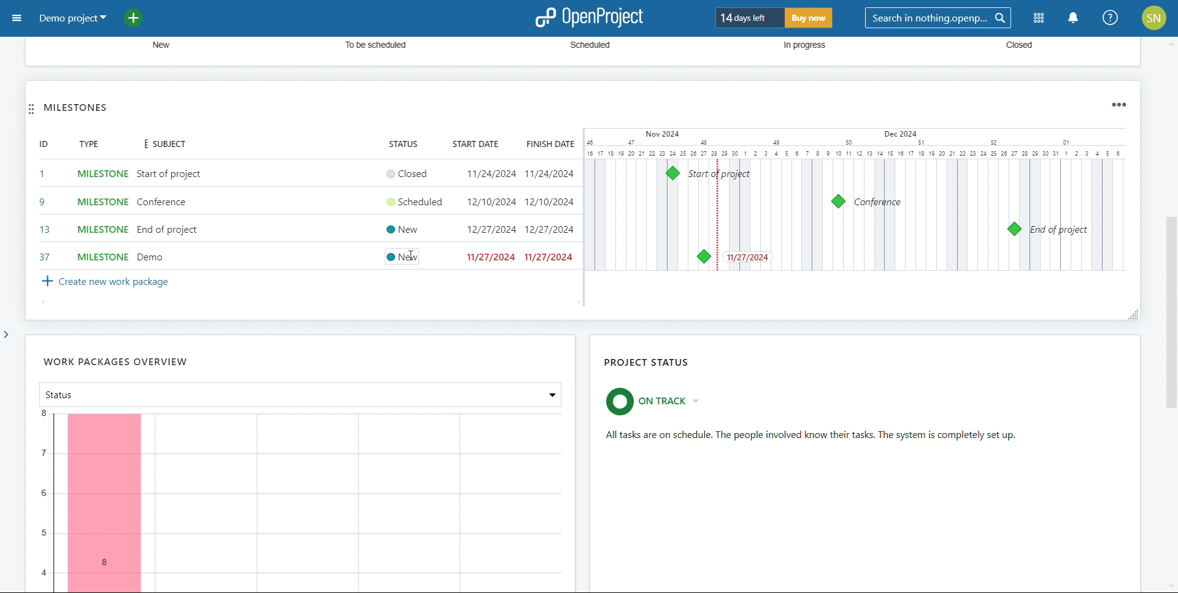  I want to click on set project status, so click(658, 401).